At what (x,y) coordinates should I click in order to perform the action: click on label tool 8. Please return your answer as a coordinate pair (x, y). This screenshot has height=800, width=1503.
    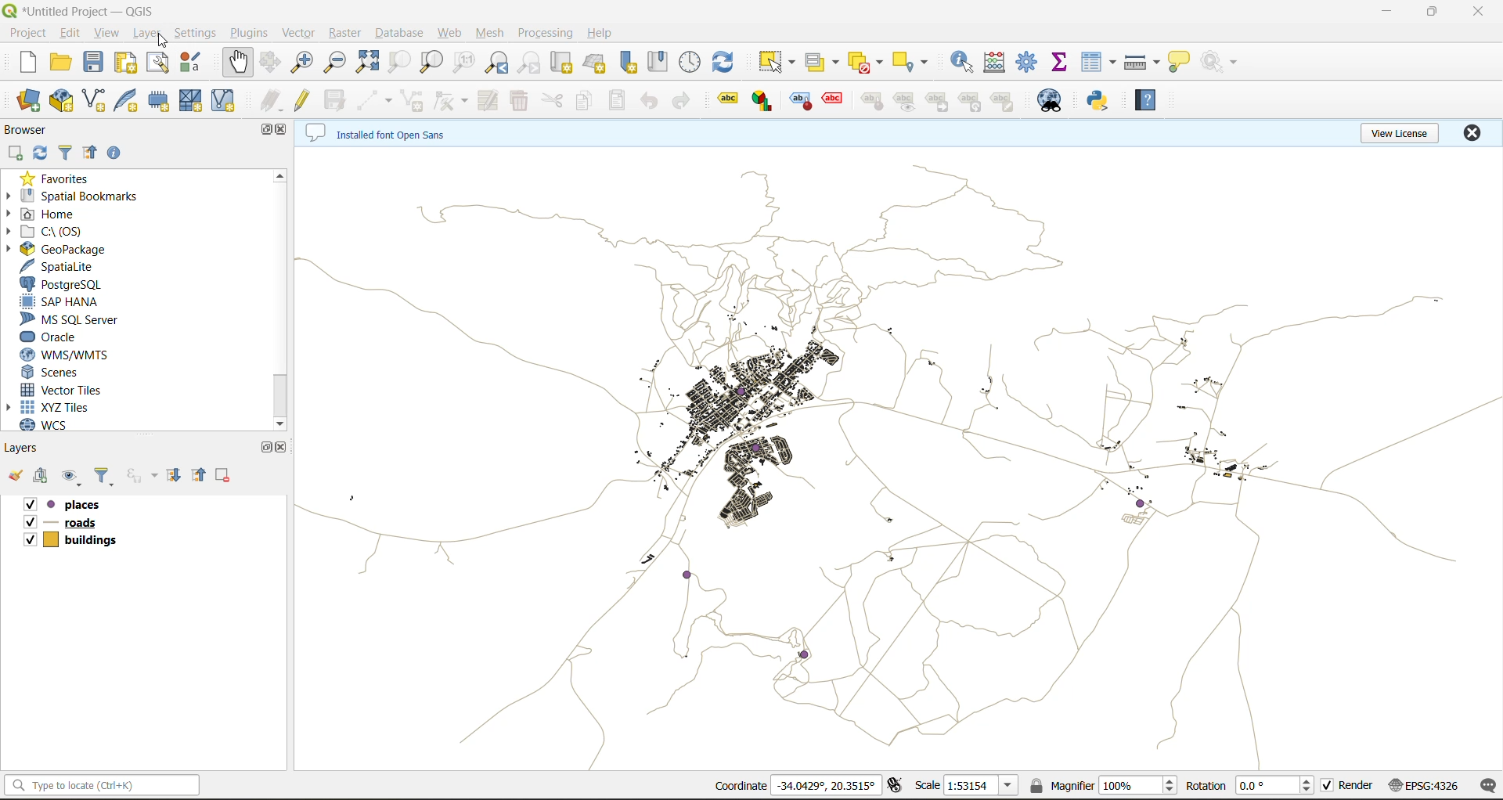
    Looking at the image, I should click on (971, 104).